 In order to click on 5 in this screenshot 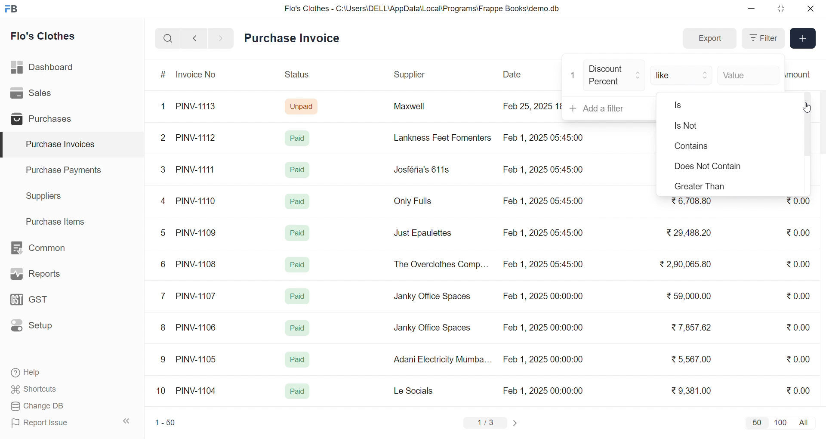, I will do `click(163, 232)`.